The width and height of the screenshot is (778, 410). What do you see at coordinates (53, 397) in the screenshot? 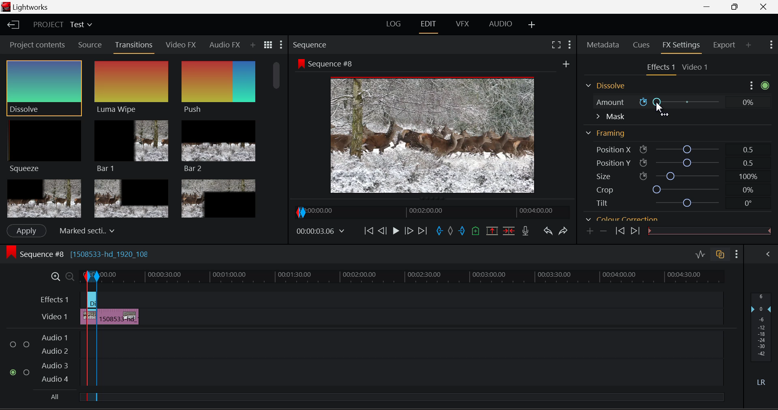
I see `All` at bounding box center [53, 397].